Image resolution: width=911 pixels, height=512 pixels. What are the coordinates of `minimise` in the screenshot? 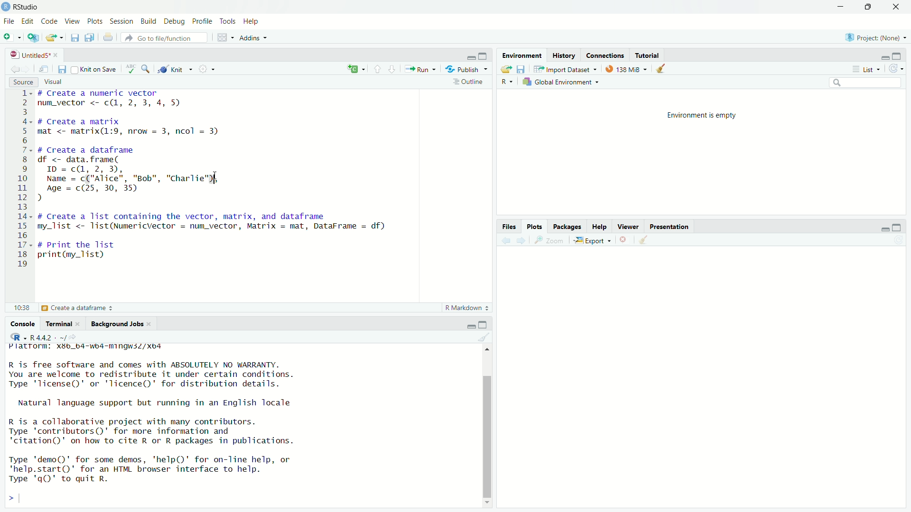 It's located at (470, 324).